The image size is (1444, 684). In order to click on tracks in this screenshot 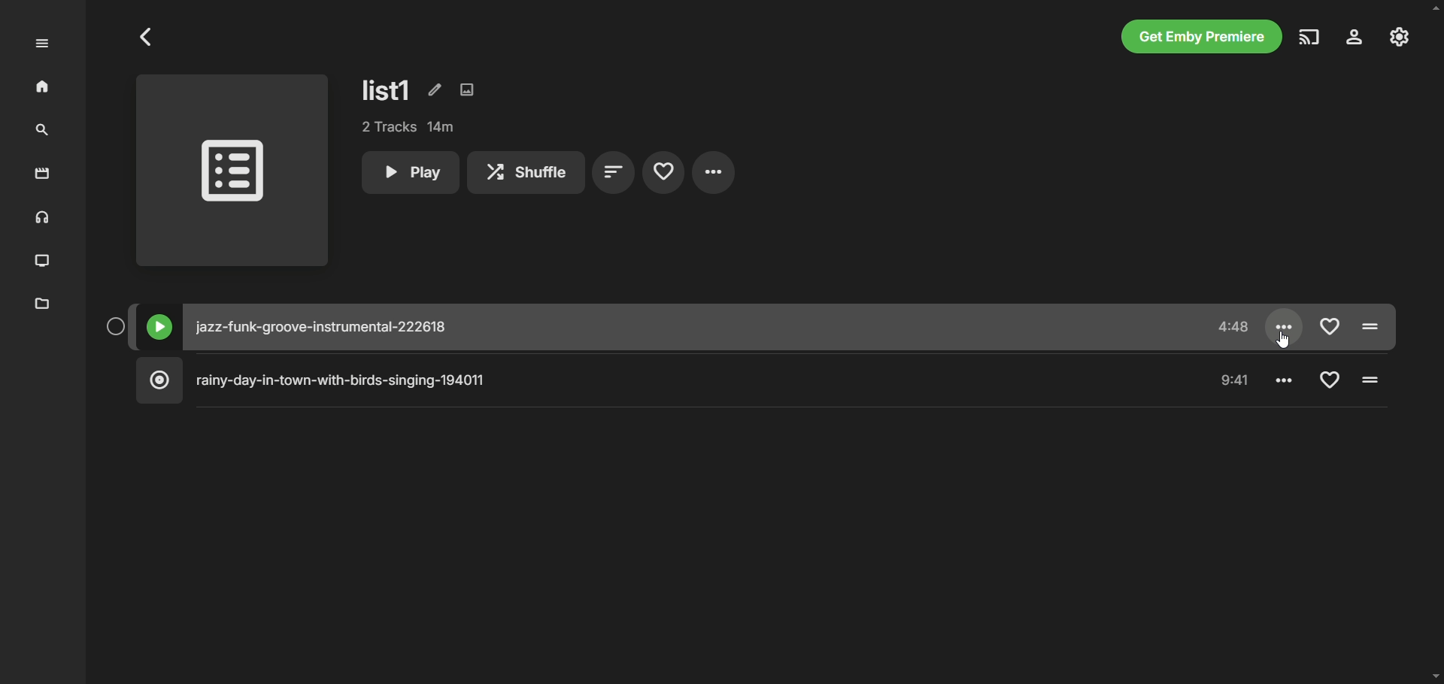, I will do `click(409, 127)`.